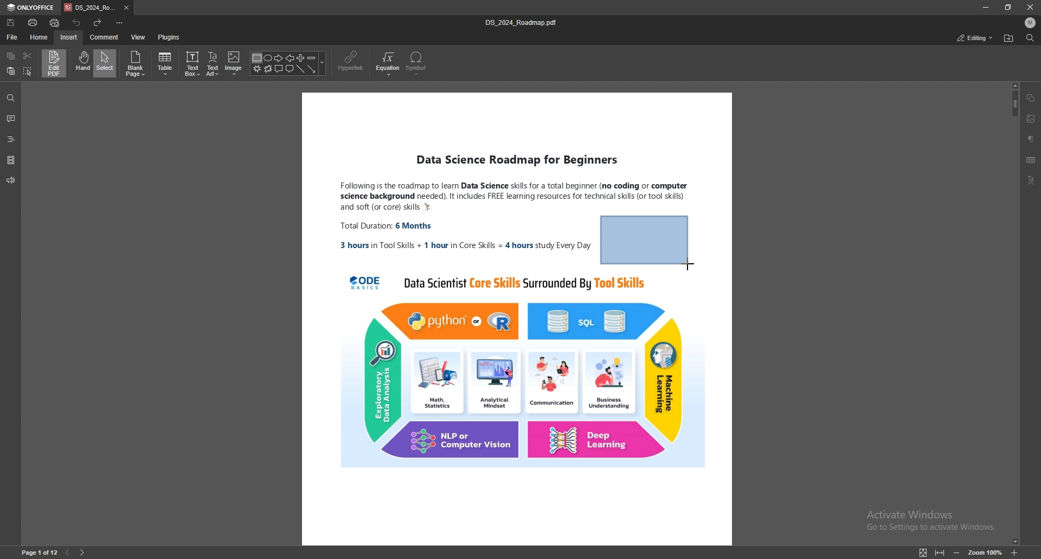  I want to click on zoom, so click(987, 552).